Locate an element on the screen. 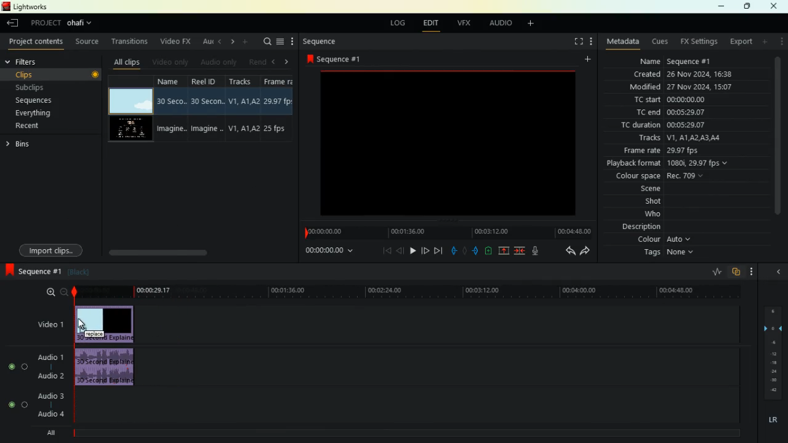  log is located at coordinates (394, 23).